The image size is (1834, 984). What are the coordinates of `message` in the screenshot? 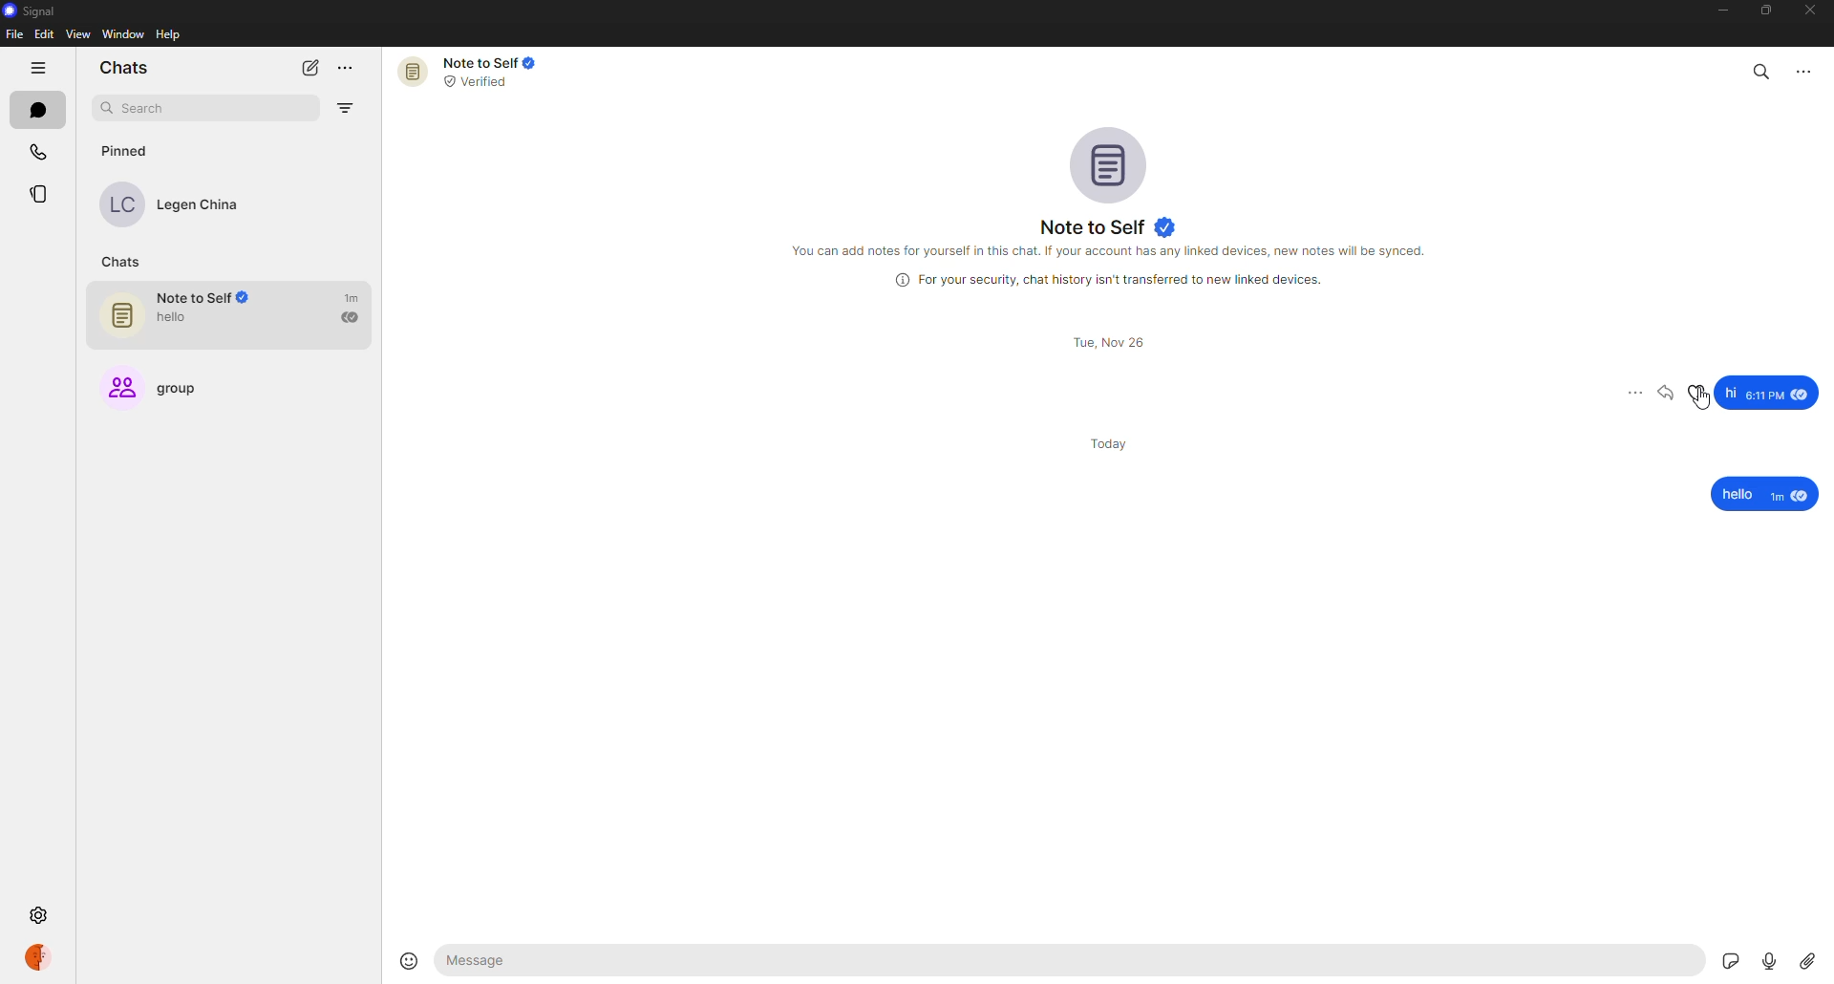 It's located at (1764, 495).